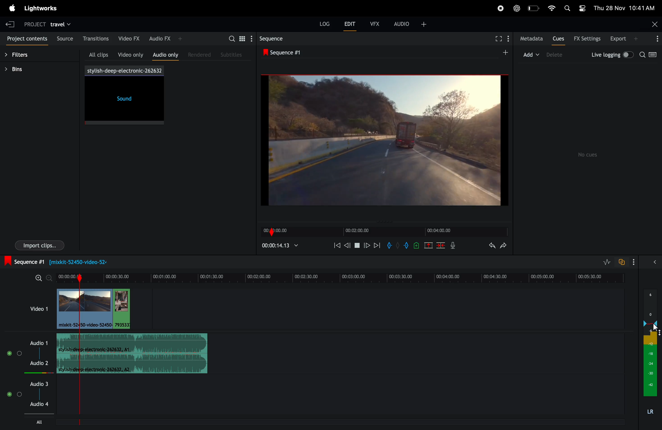  I want to click on apple meu, so click(12, 9).